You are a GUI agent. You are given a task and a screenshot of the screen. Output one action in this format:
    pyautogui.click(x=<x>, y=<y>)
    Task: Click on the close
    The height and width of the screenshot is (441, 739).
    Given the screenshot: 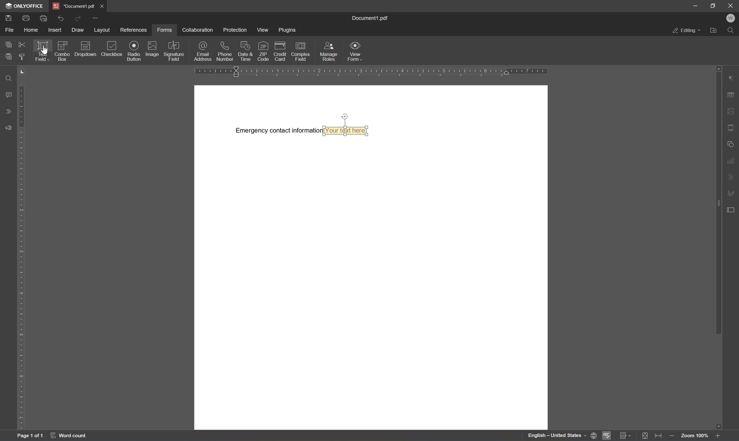 What is the action you would take?
    pyautogui.click(x=730, y=6)
    